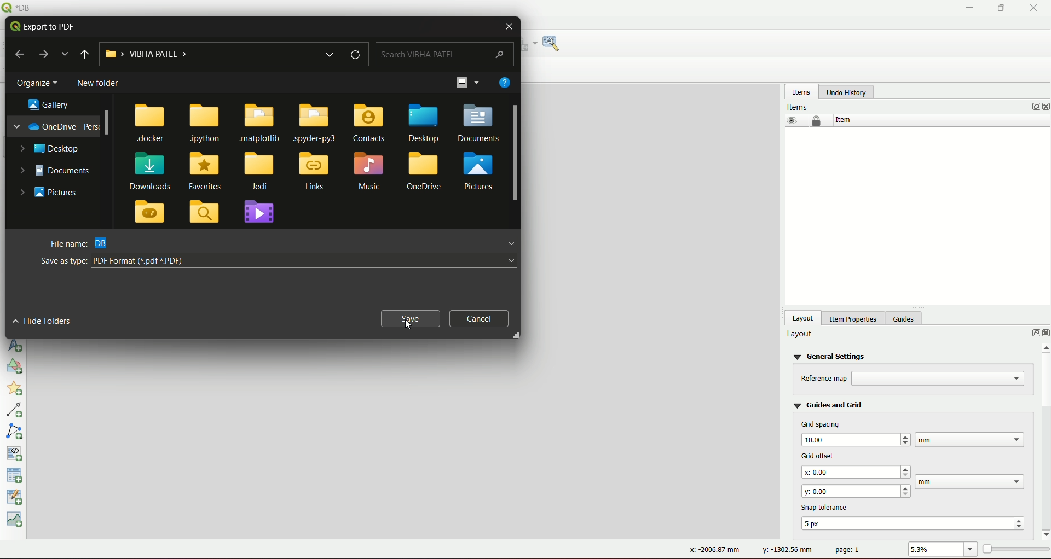 Image resolution: width=1051 pixels, height=559 pixels. I want to click on options, so click(1030, 334).